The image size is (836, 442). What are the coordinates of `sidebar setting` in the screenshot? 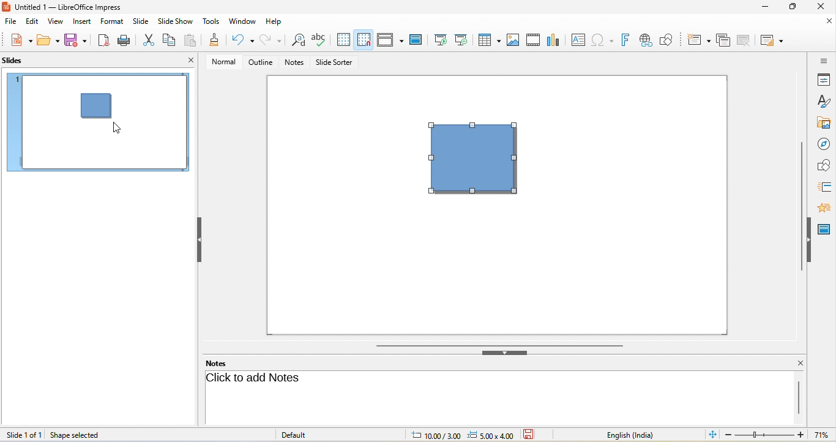 It's located at (824, 61).